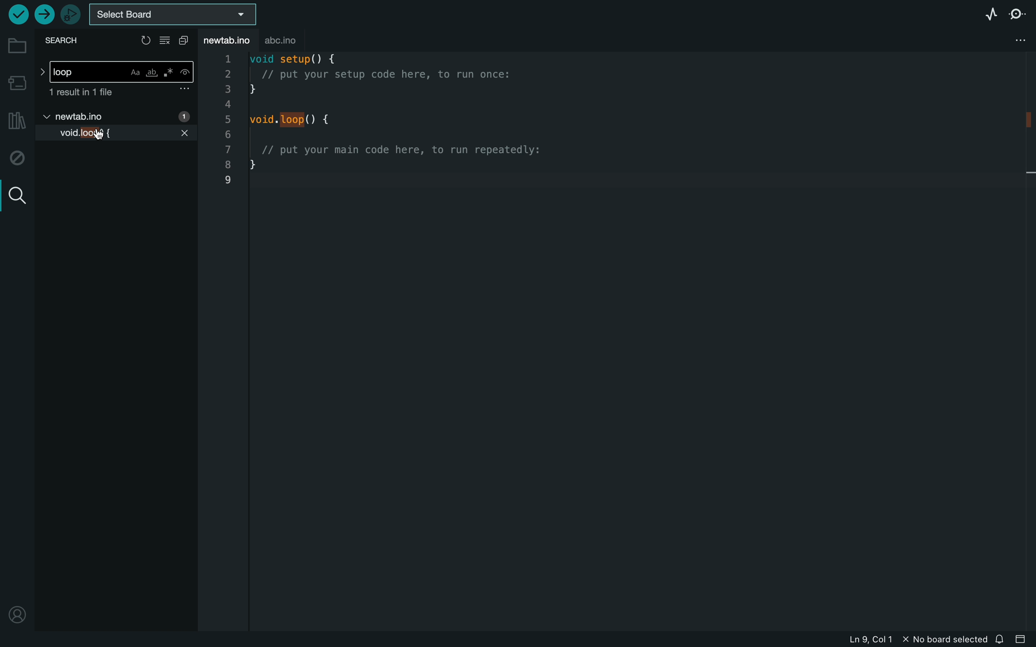 The width and height of the screenshot is (1036, 647). Describe the element at coordinates (177, 14) in the screenshot. I see `board selecter` at that location.